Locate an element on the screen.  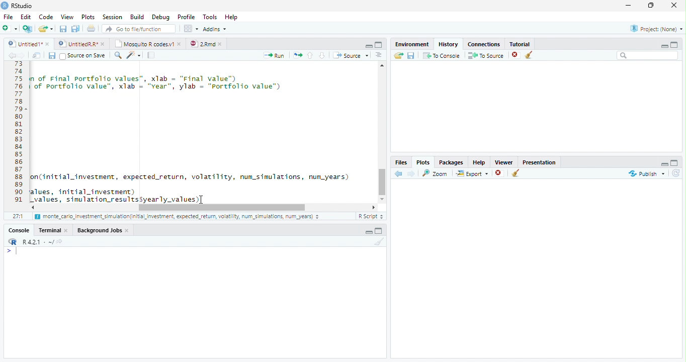
Console is located at coordinates (19, 230).